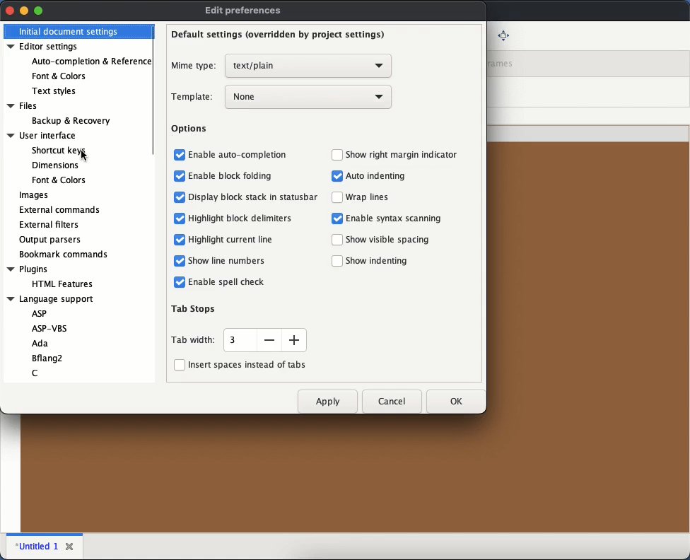 The image size is (690, 560). Describe the element at coordinates (54, 300) in the screenshot. I see `language support` at that location.